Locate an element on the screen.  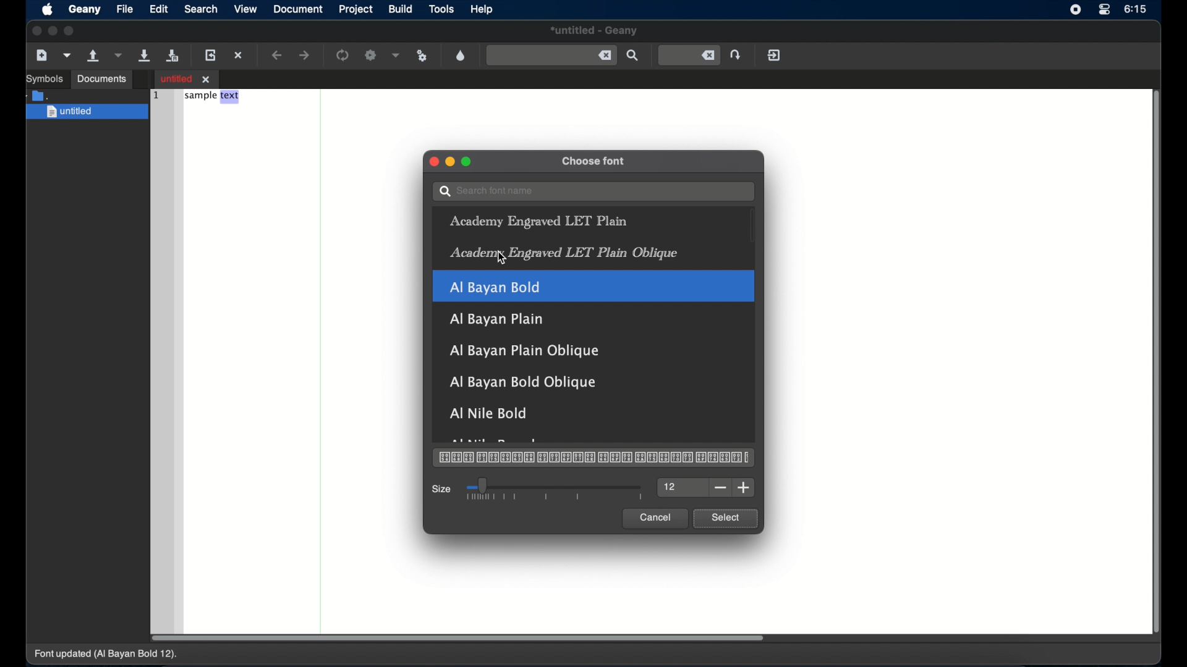
1 is located at coordinates (155, 94).